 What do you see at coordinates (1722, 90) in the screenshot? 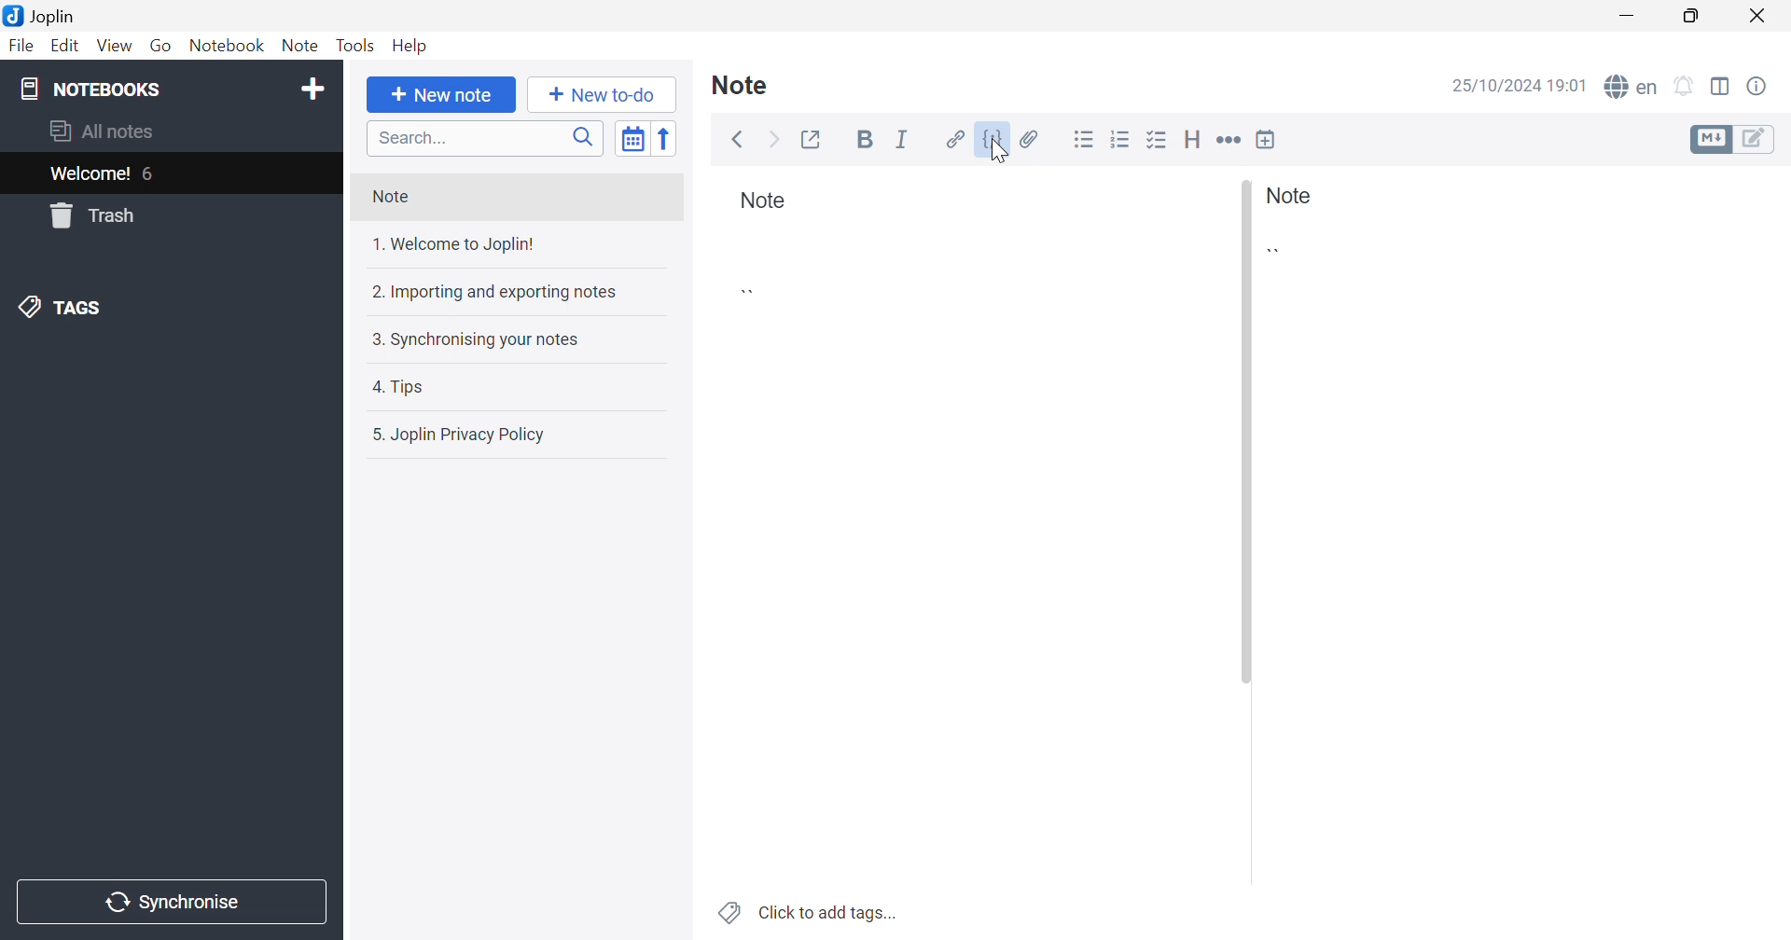
I see `Toggle editor layout` at bounding box center [1722, 90].